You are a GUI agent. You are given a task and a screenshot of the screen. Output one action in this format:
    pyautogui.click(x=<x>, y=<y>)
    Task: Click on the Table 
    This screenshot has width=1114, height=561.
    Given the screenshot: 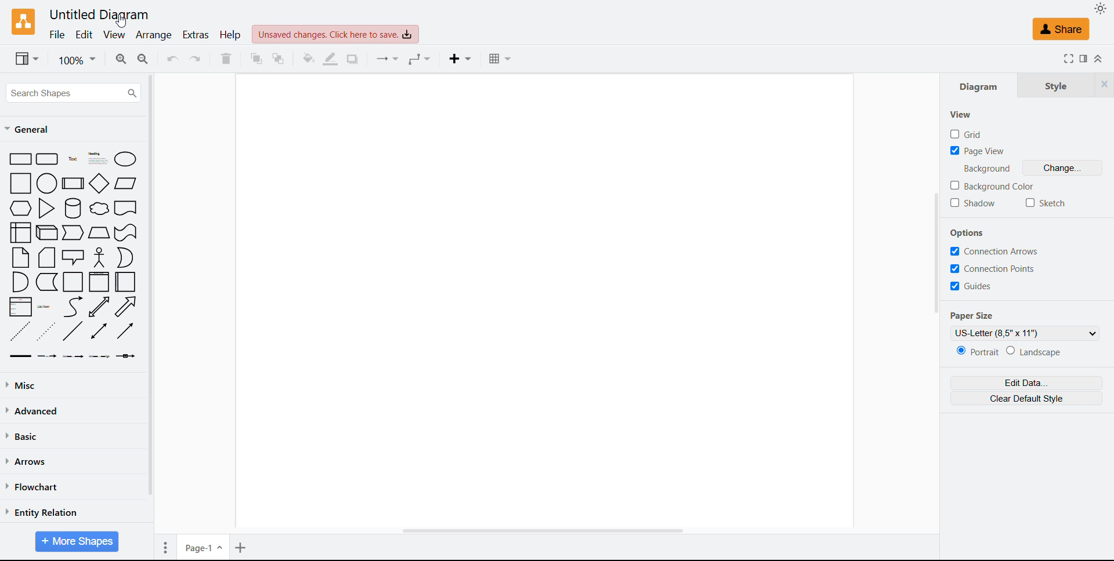 What is the action you would take?
    pyautogui.click(x=501, y=59)
    